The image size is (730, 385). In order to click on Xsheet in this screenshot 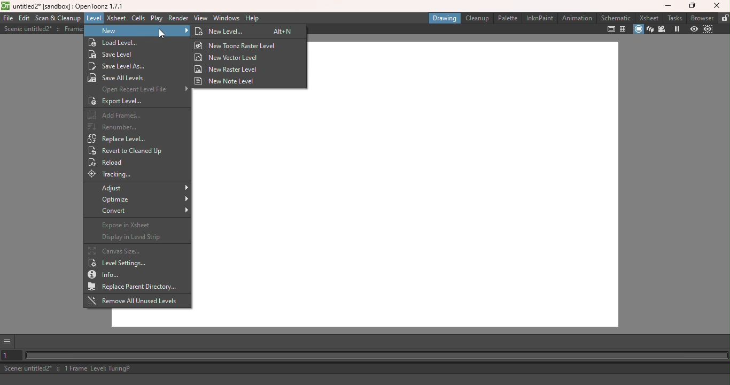, I will do `click(117, 18)`.